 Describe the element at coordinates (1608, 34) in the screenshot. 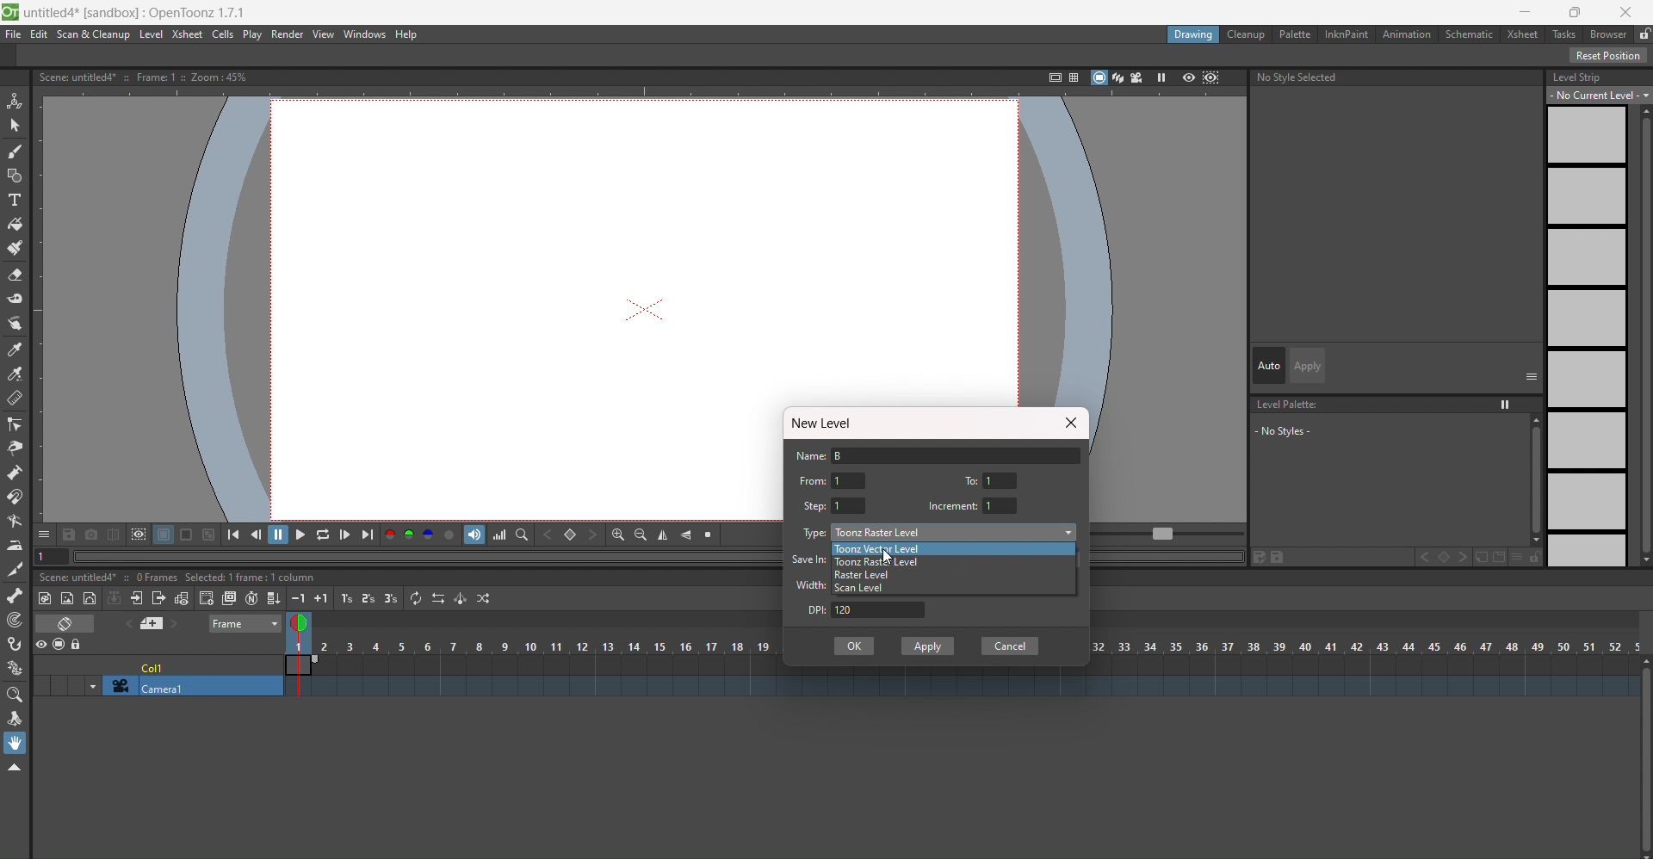

I see `b` at that location.